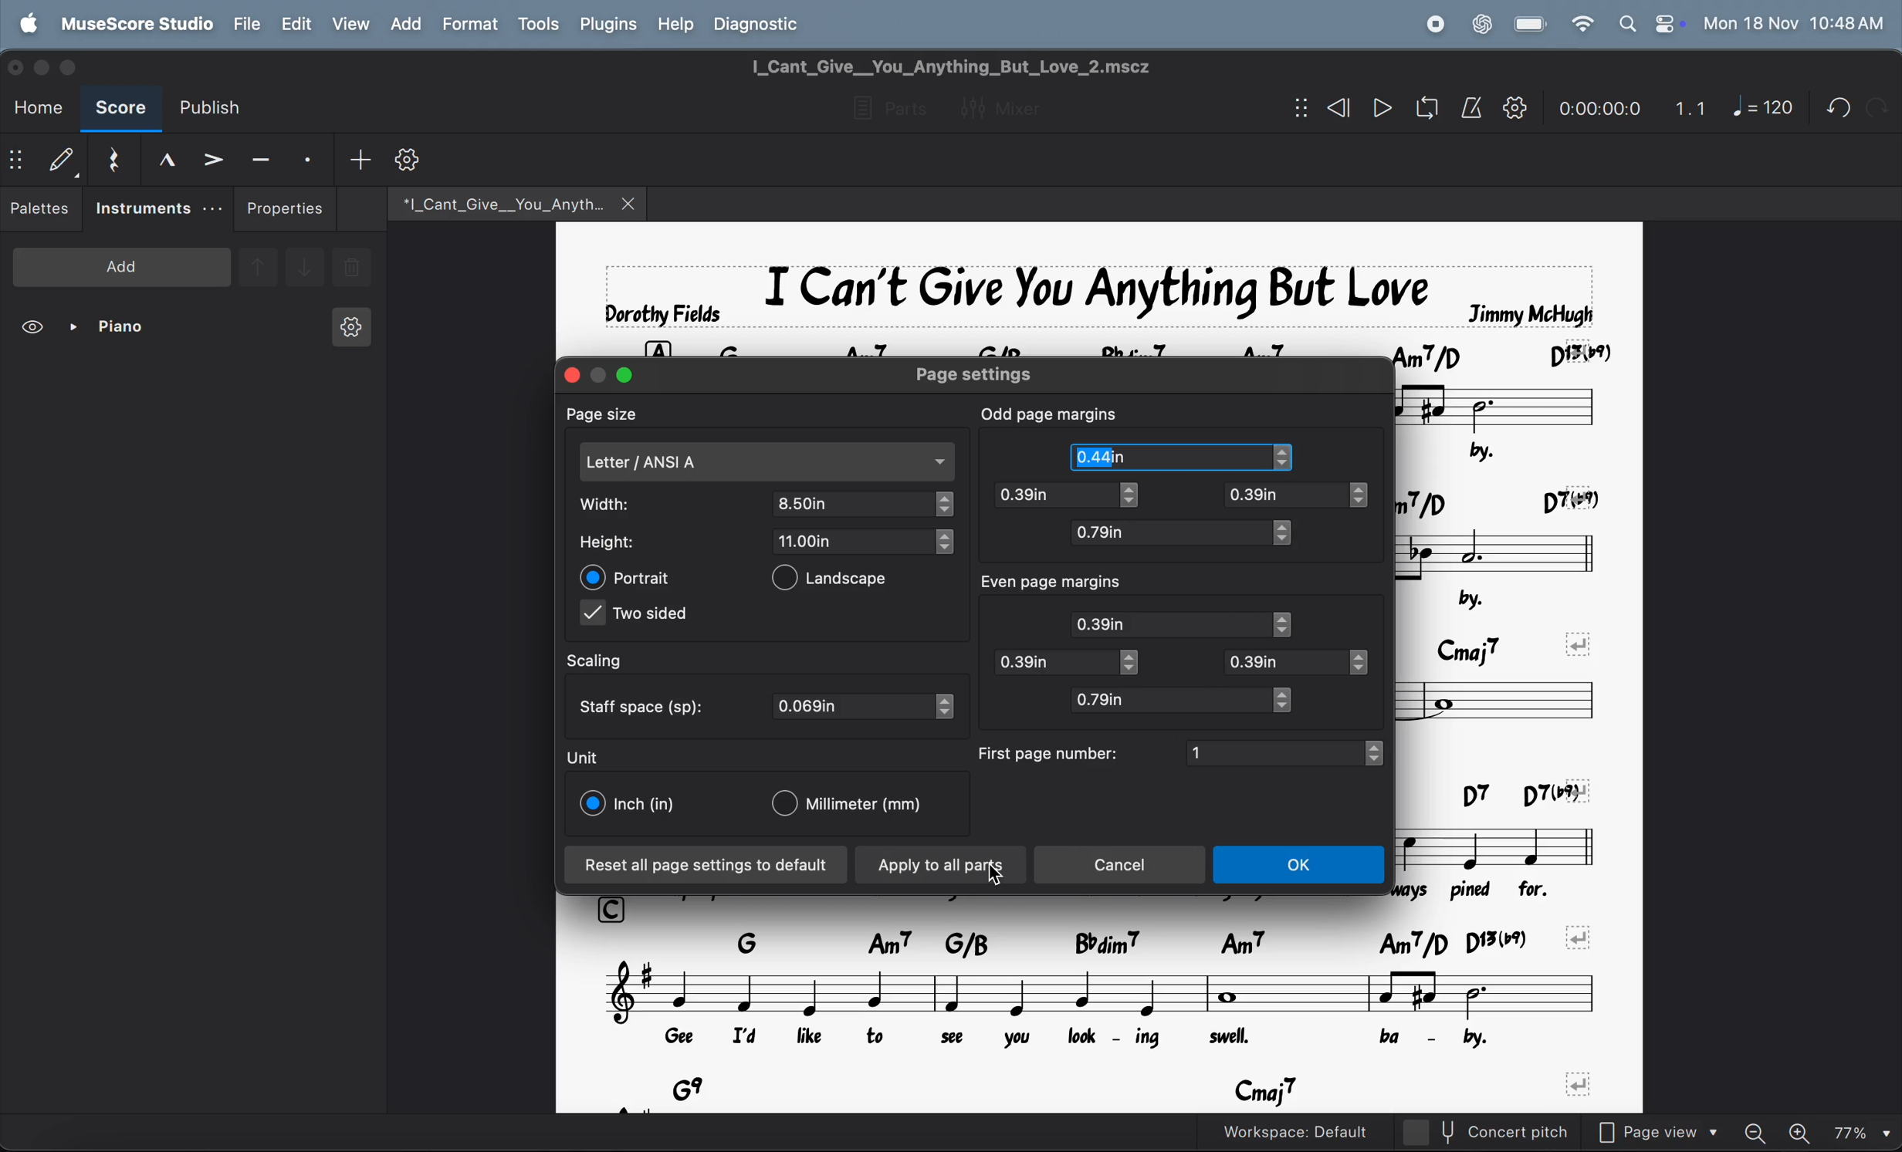 The width and height of the screenshot is (1902, 1152). Describe the element at coordinates (469, 24) in the screenshot. I see `format` at that location.